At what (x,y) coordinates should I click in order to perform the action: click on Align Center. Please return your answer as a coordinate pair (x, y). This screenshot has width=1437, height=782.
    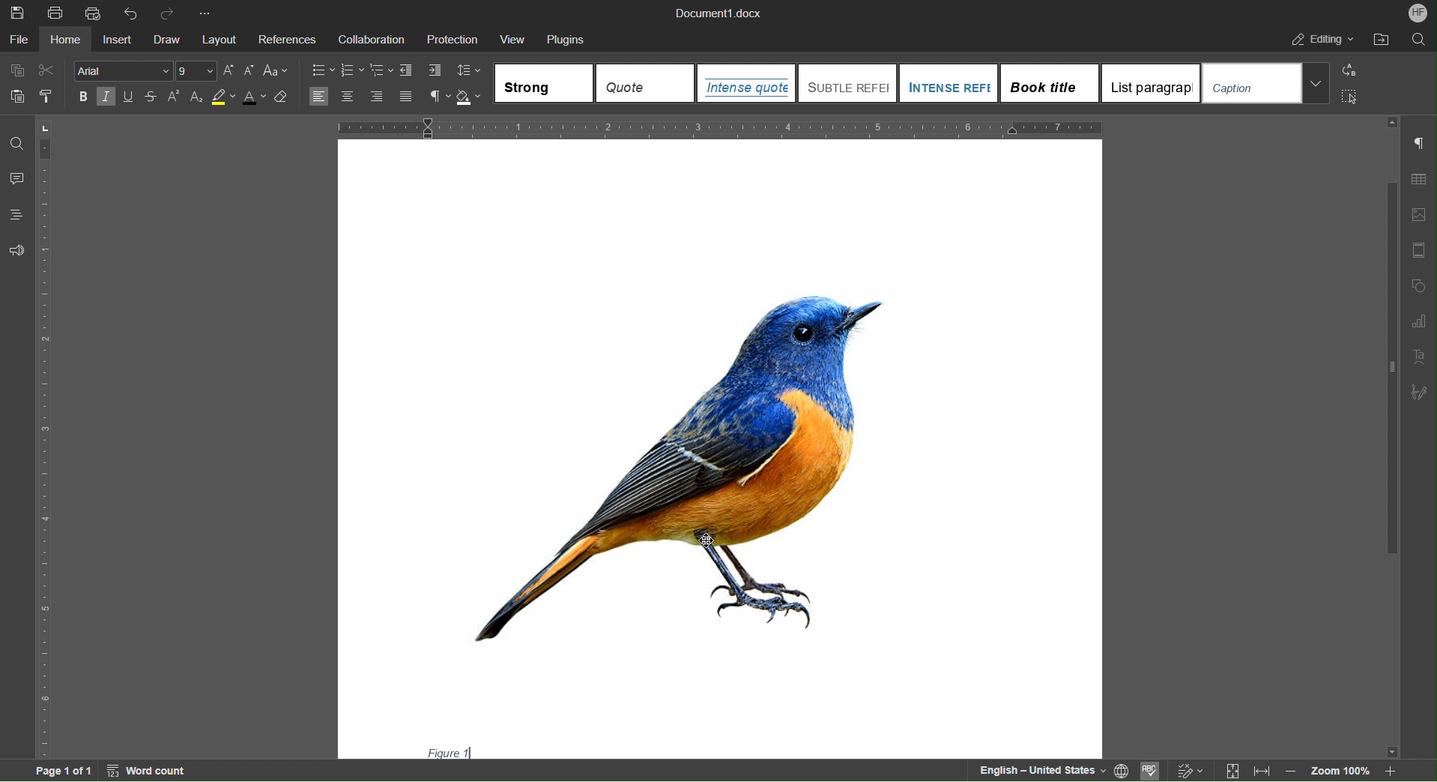
    Looking at the image, I should click on (347, 97).